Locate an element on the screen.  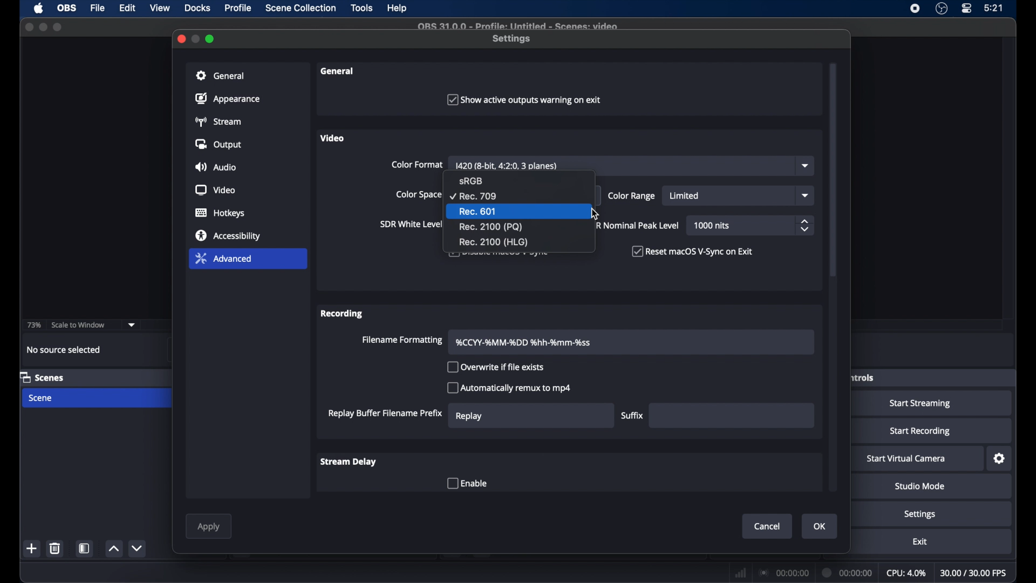
audio is located at coordinates (216, 167).